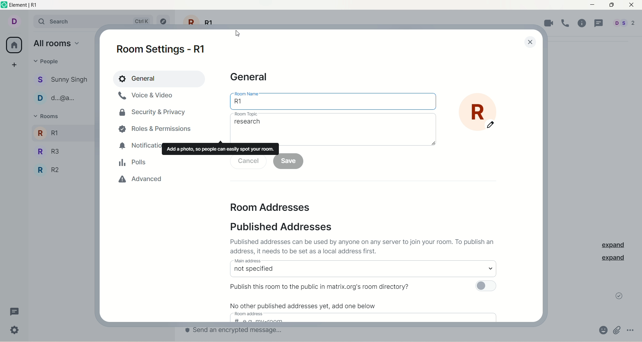  I want to click on room addresses, so click(271, 206).